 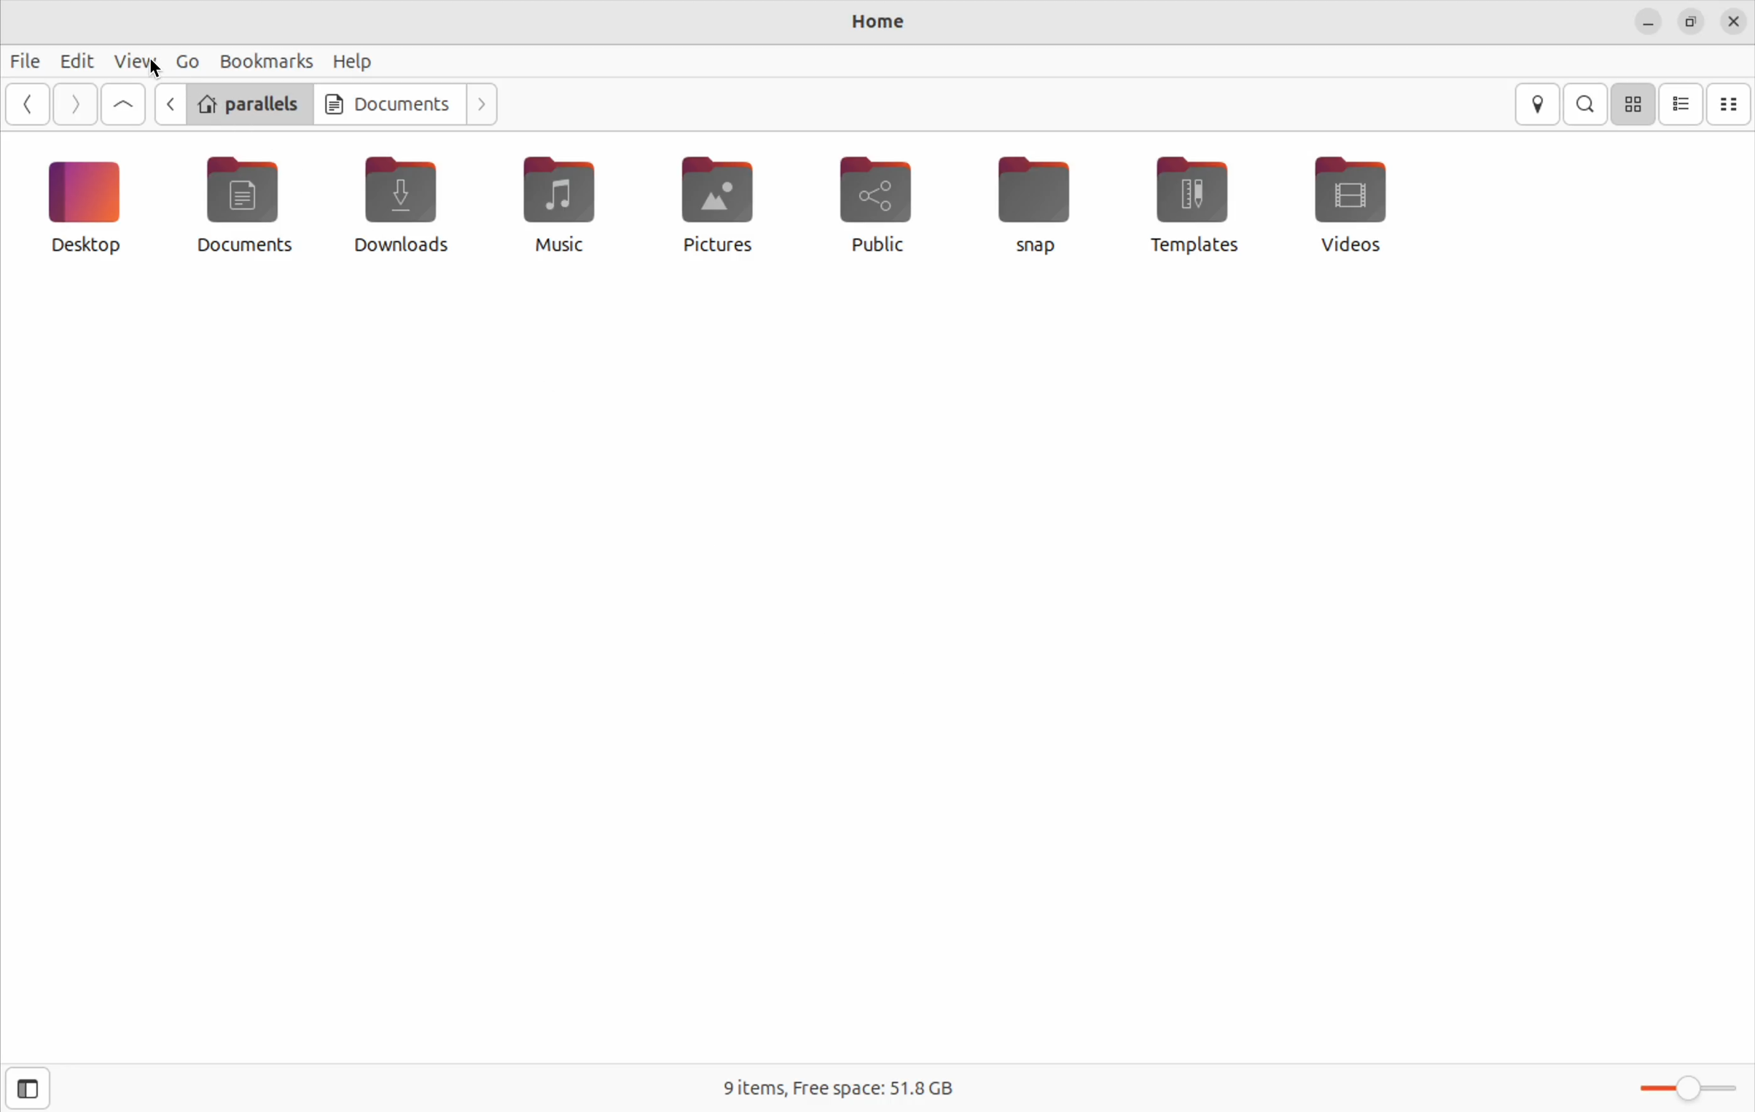 I want to click on public, so click(x=889, y=202).